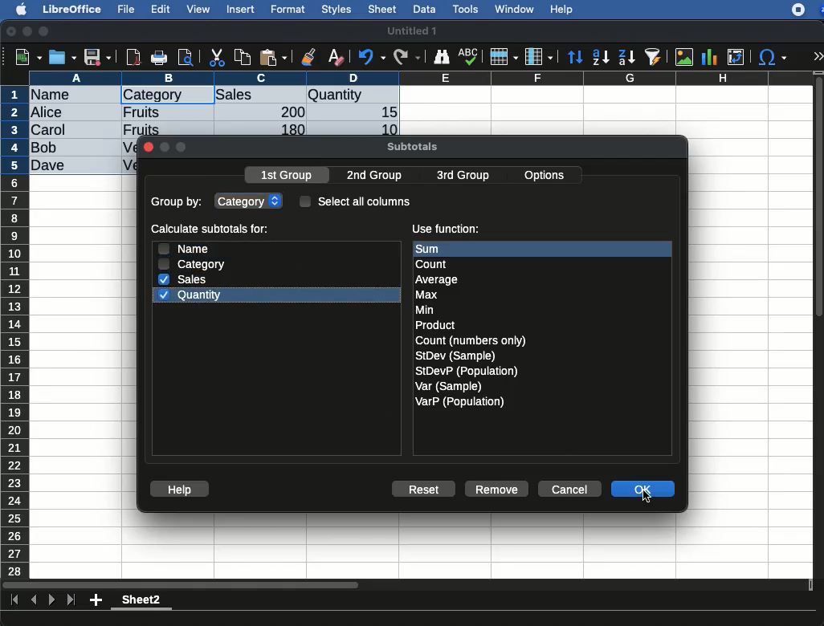  What do you see at coordinates (627, 58) in the screenshot?
I see `descending` at bounding box center [627, 58].